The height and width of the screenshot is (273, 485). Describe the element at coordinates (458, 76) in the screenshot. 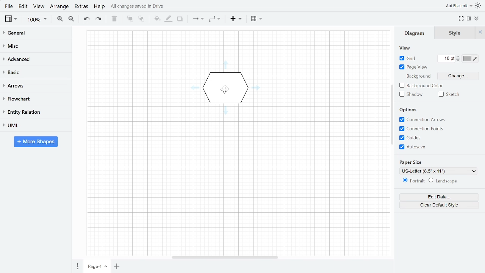

I see `Change background` at that location.